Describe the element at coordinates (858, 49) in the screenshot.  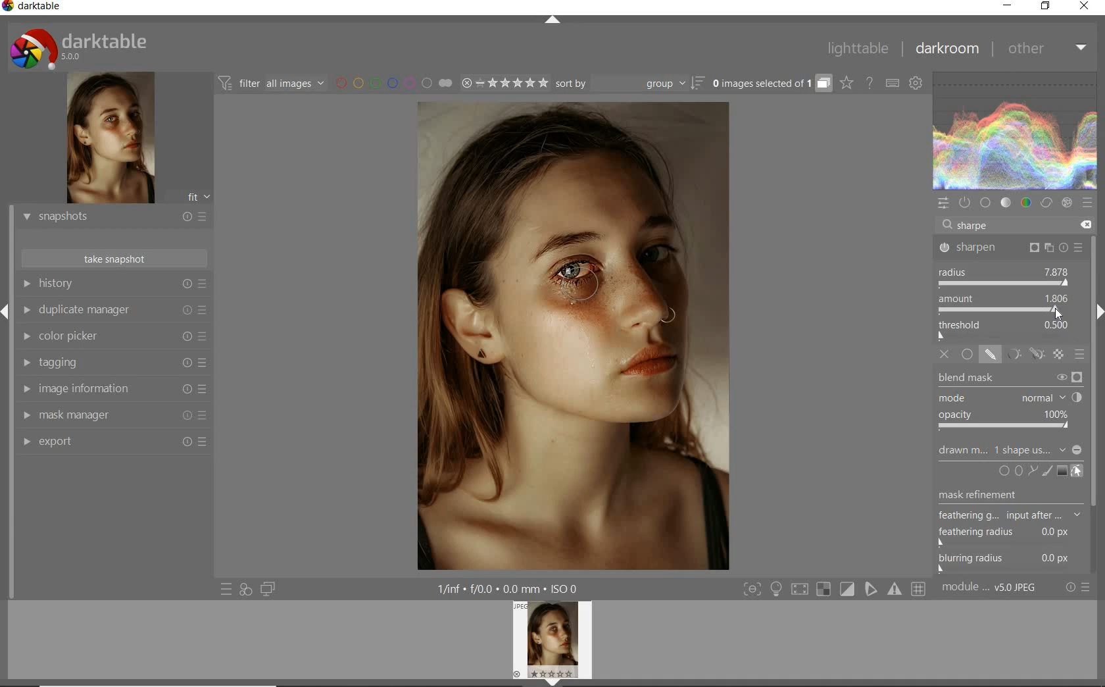
I see `lighttable` at that location.